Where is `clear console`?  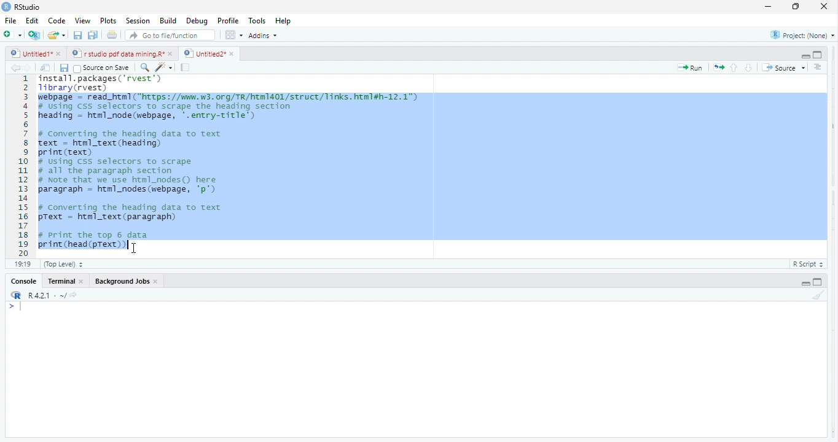
clear console is located at coordinates (823, 293).